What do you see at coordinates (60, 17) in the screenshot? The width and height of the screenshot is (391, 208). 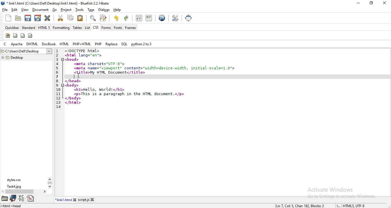 I see `cut` at bounding box center [60, 17].